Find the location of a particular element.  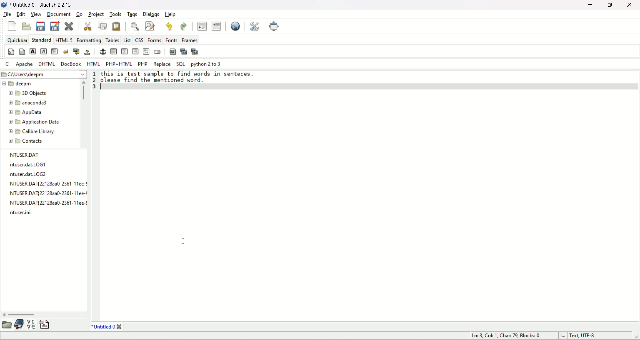

indent is located at coordinates (216, 25).